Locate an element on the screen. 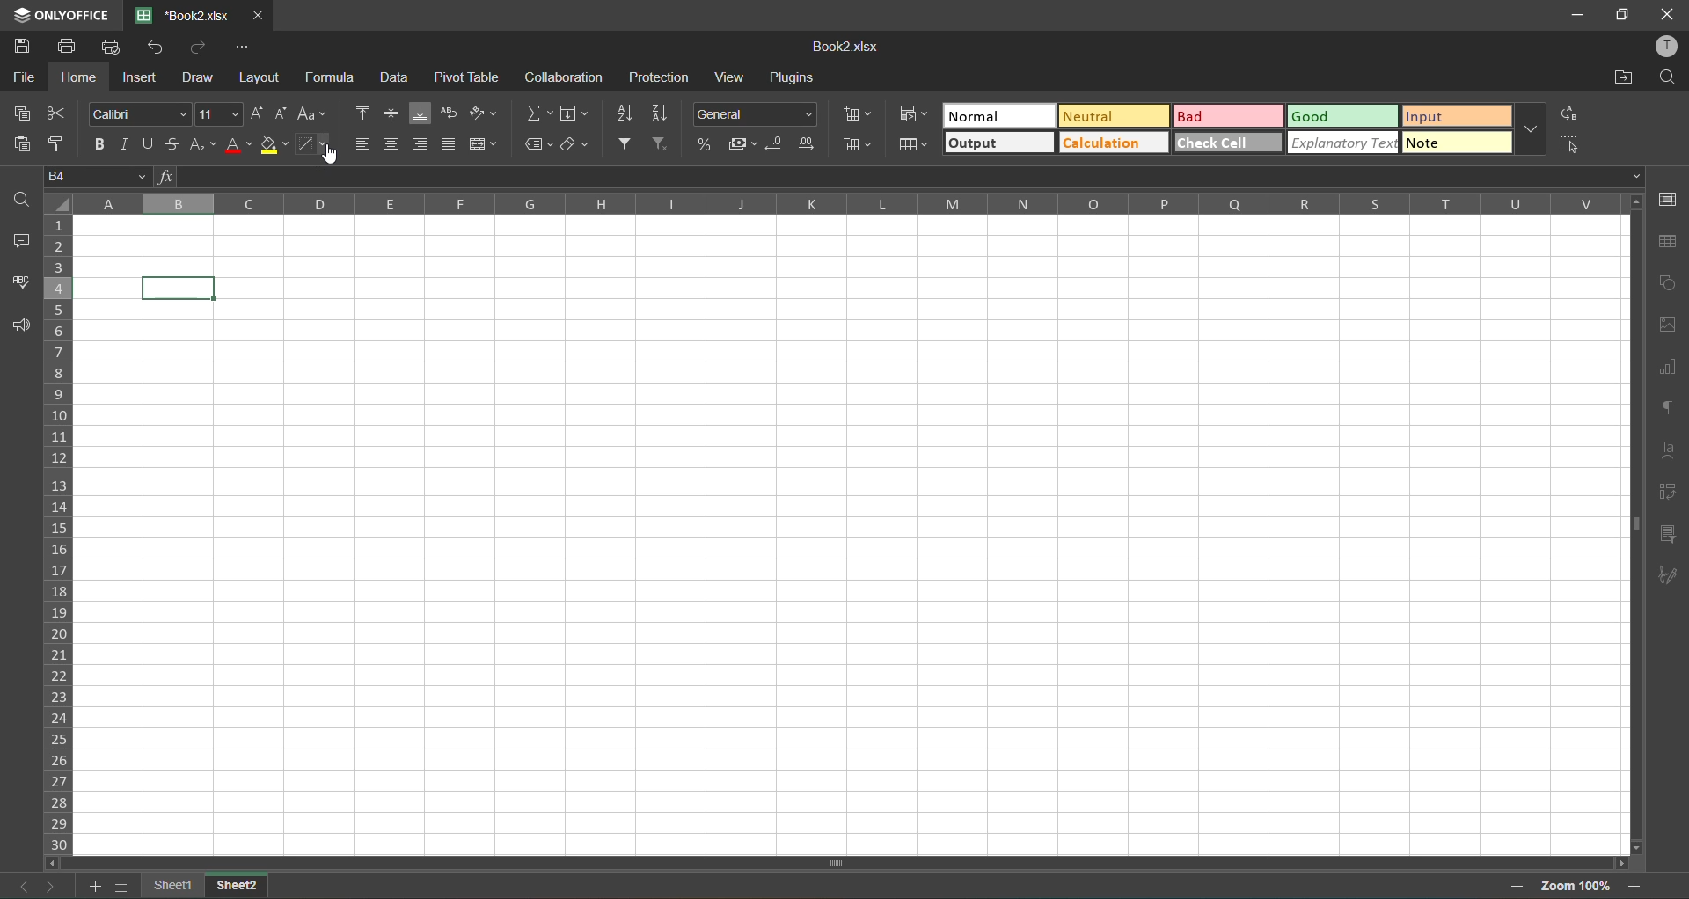 The image size is (1689, 899). wrap text is located at coordinates (448, 113).